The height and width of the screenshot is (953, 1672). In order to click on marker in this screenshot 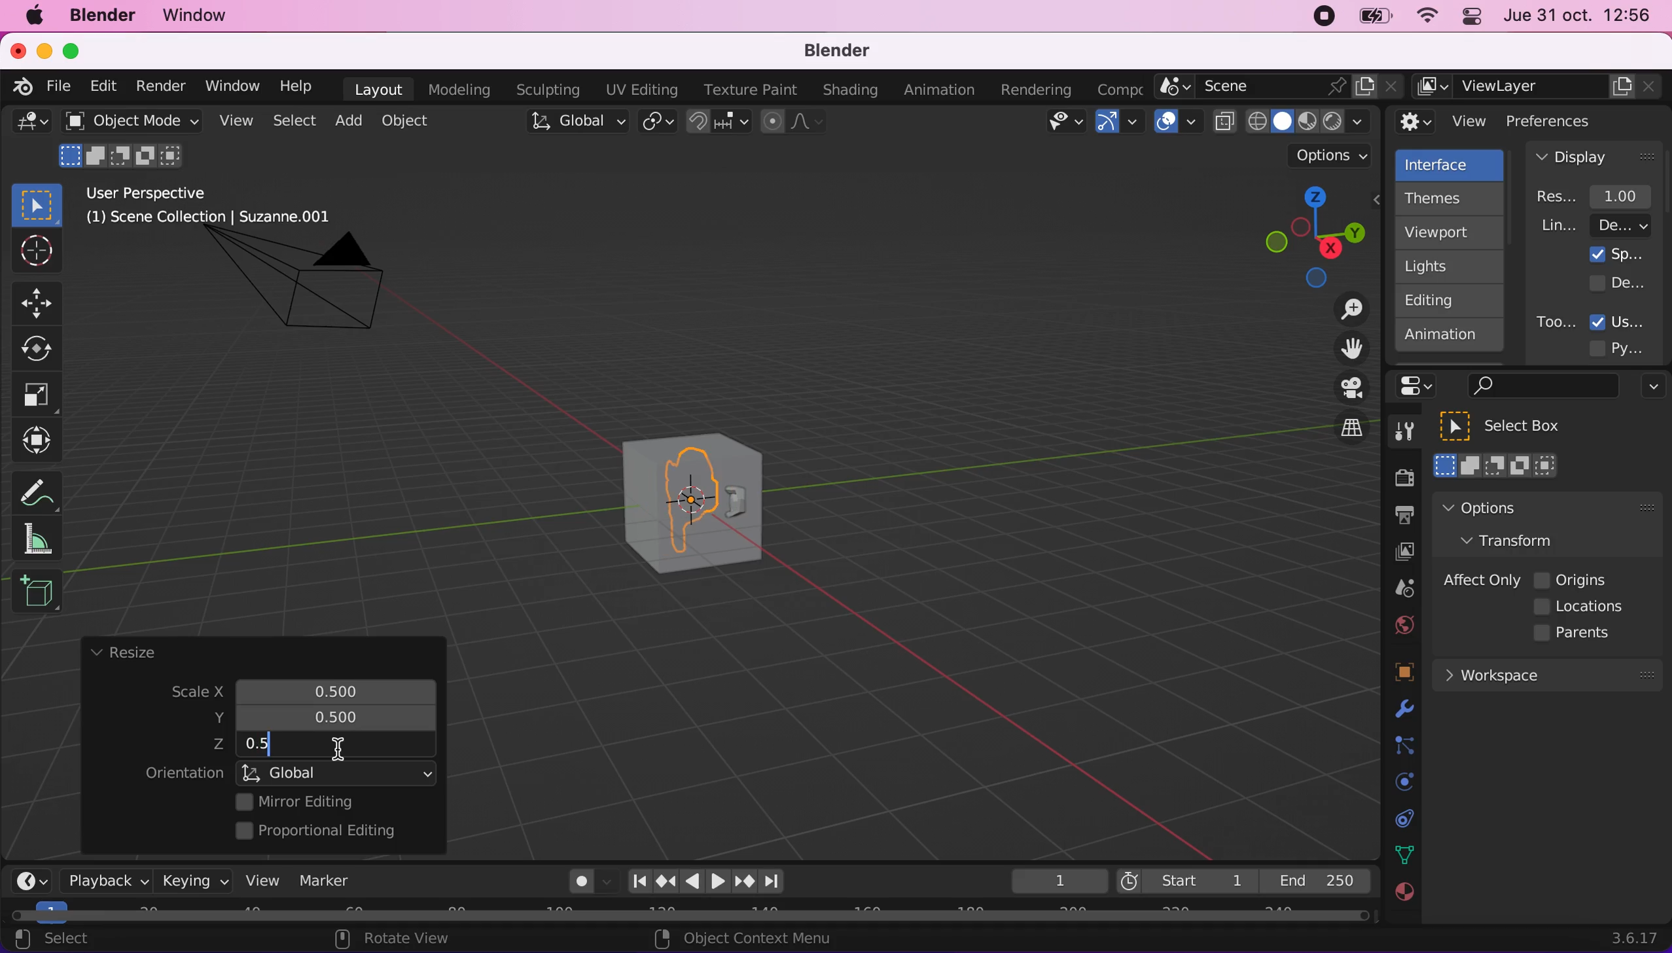, I will do `click(325, 880)`.